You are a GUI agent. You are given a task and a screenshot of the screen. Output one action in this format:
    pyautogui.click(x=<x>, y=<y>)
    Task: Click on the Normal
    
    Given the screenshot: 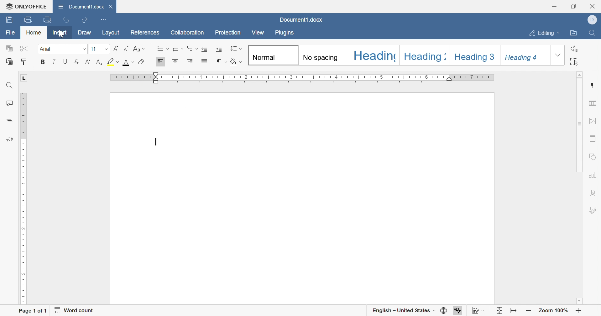 What is the action you would take?
    pyautogui.click(x=274, y=55)
    